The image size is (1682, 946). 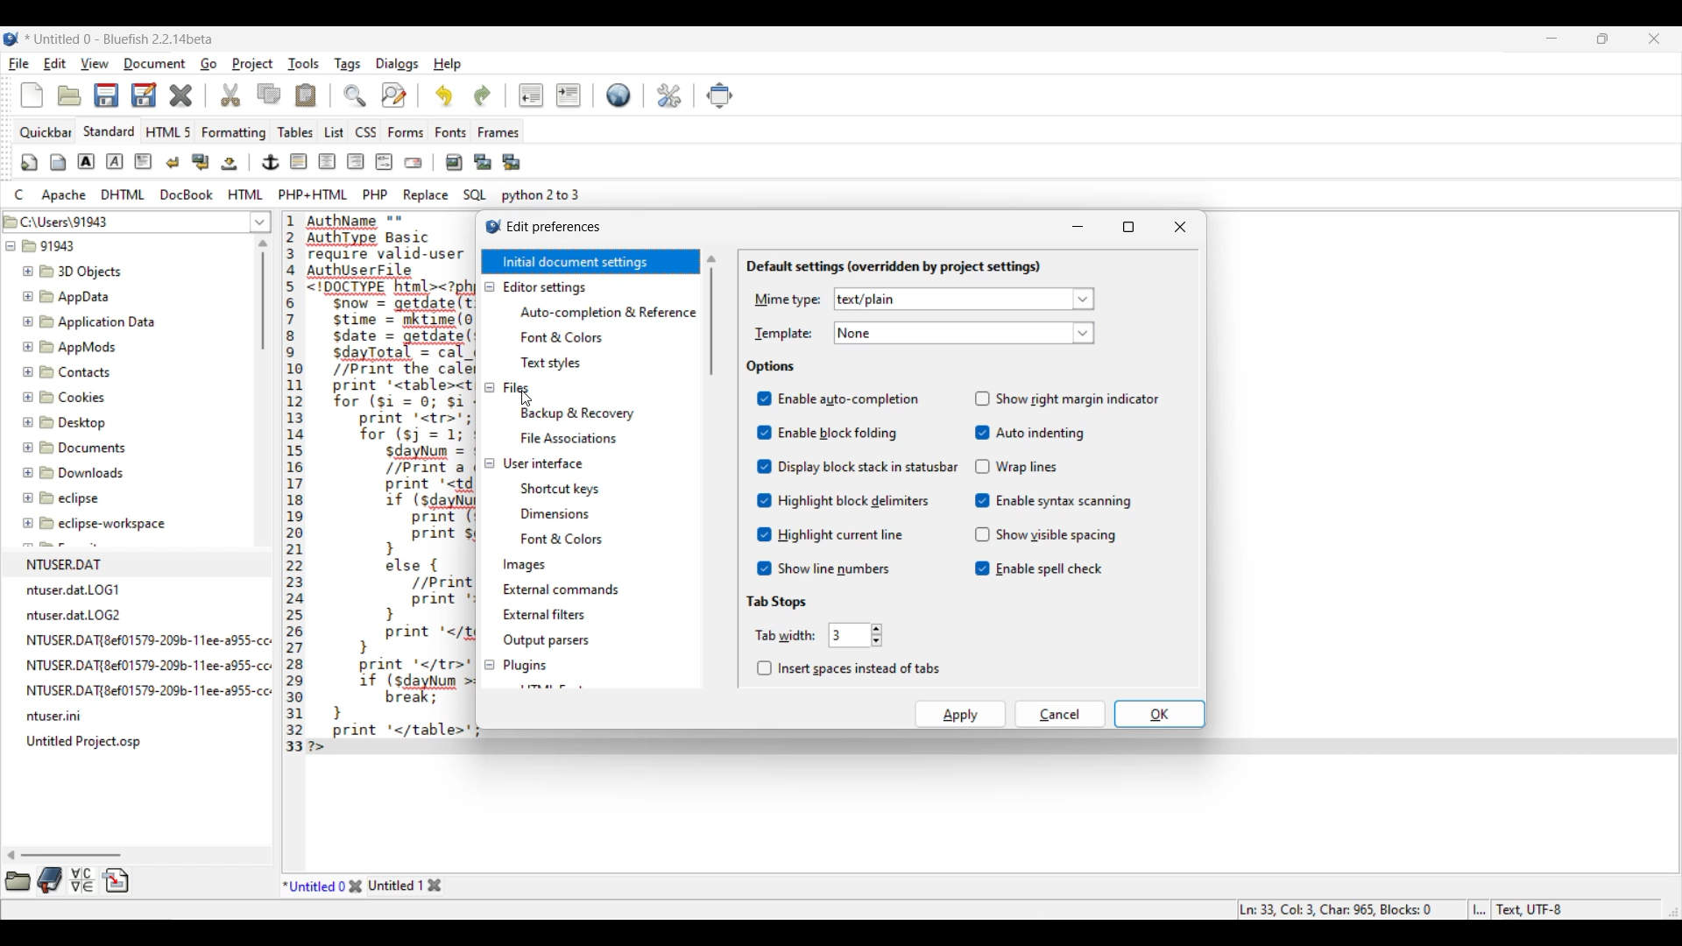 What do you see at coordinates (19, 64) in the screenshot?
I see `File menu` at bounding box center [19, 64].